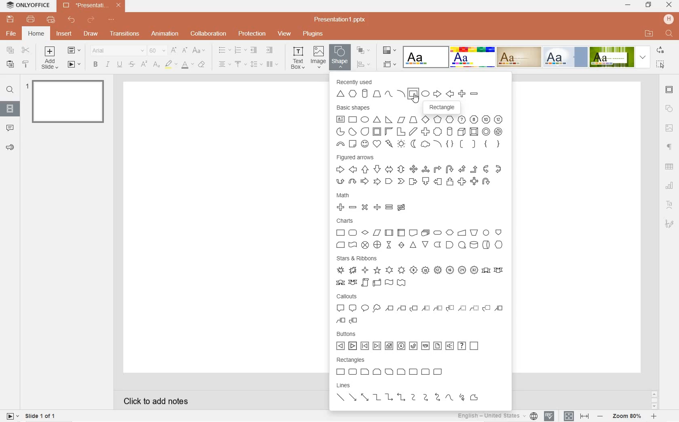 The height and width of the screenshot is (422, 679). I want to click on Teardrop, so click(365, 131).